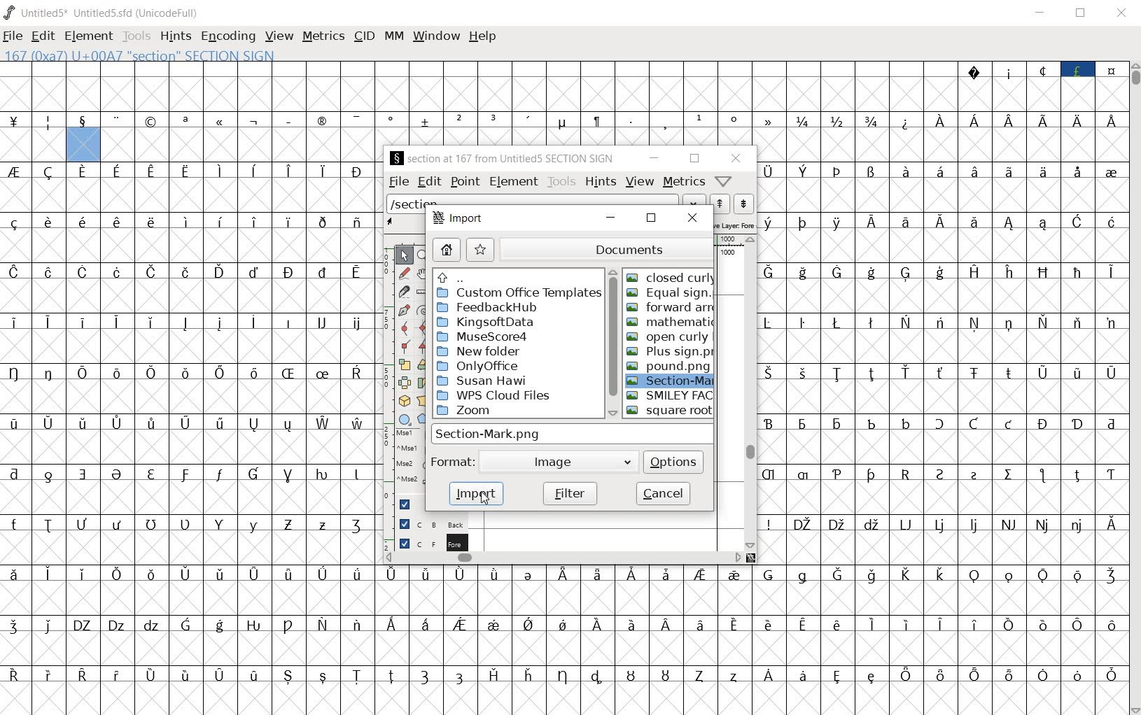  I want to click on empty cells, so click(192, 246).